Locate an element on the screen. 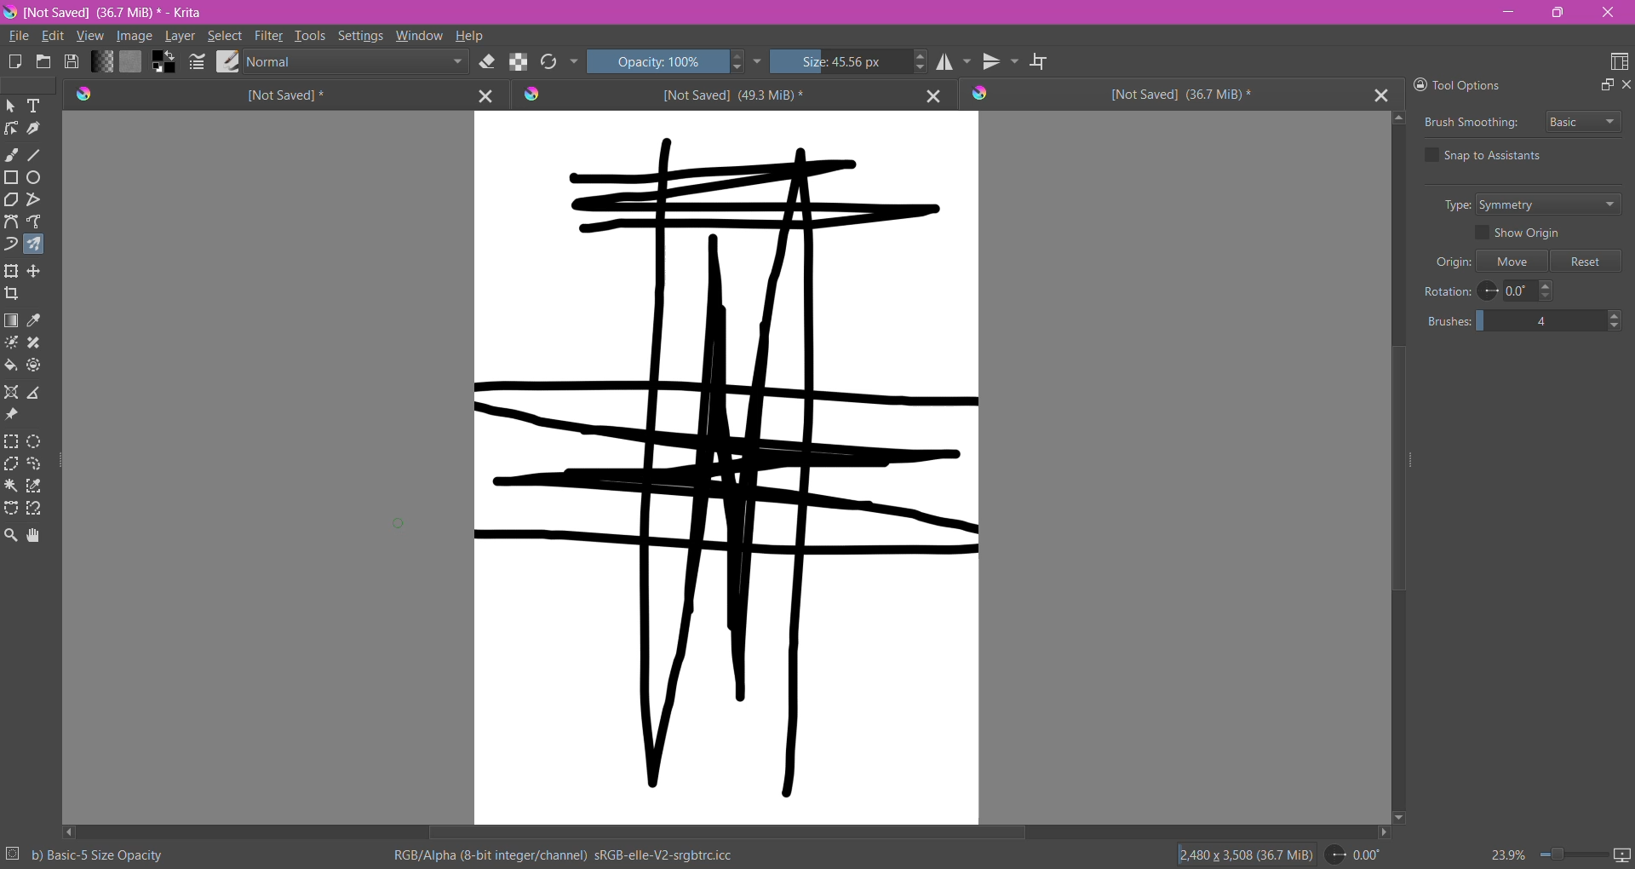  Close Tab is located at coordinates (482, 95).